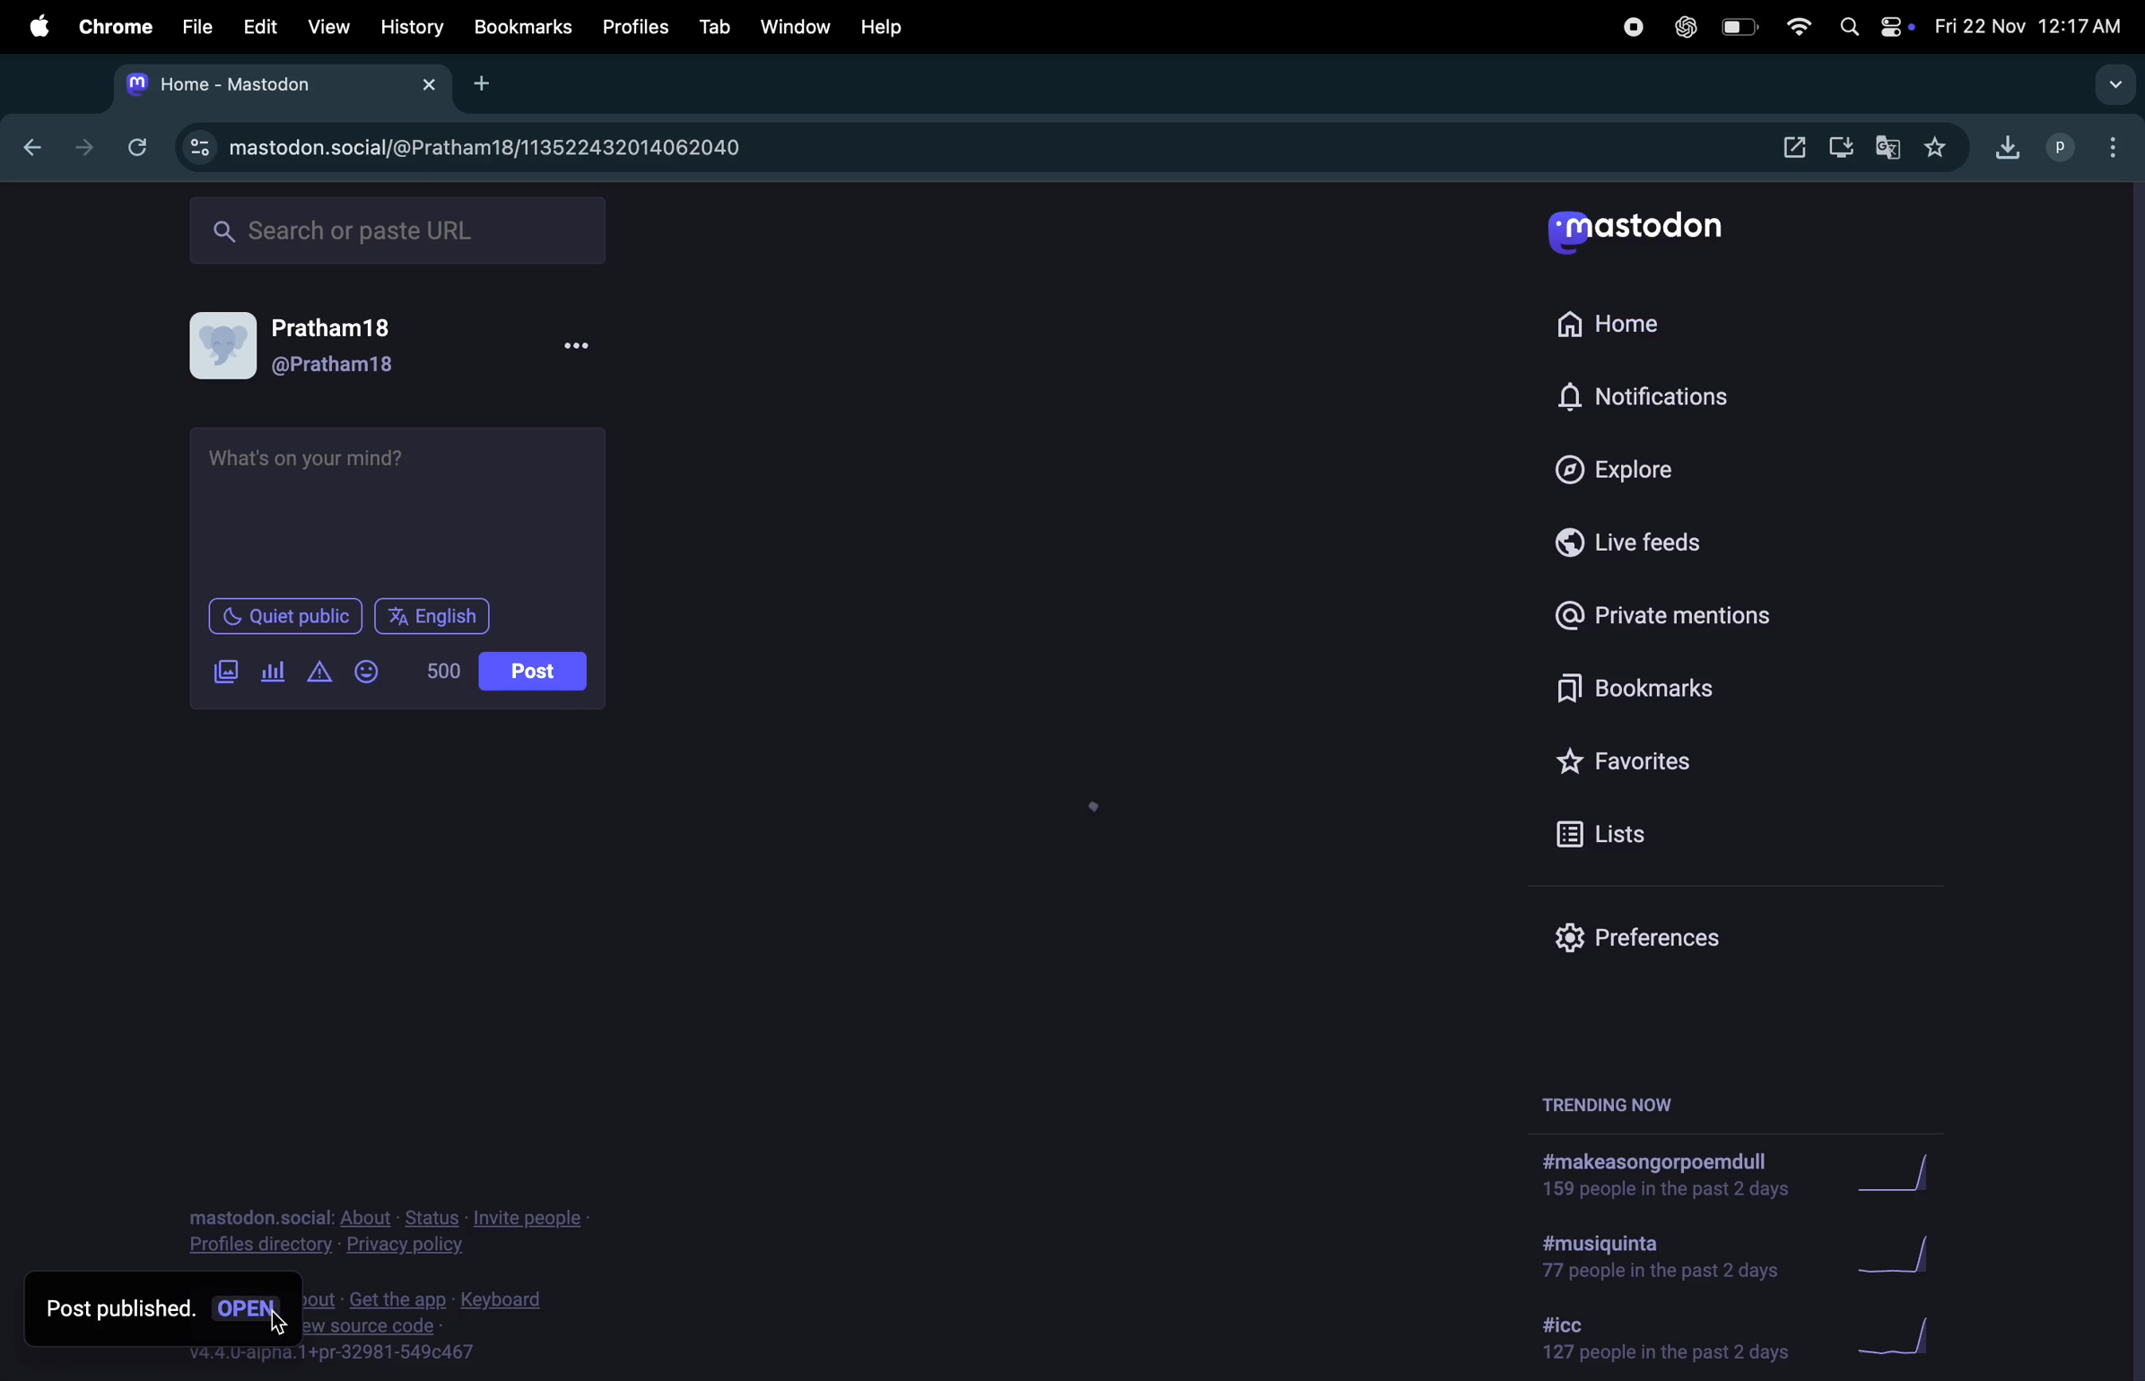 The width and height of the screenshot is (2145, 1381). Describe the element at coordinates (1612, 1107) in the screenshot. I see `trending now` at that location.